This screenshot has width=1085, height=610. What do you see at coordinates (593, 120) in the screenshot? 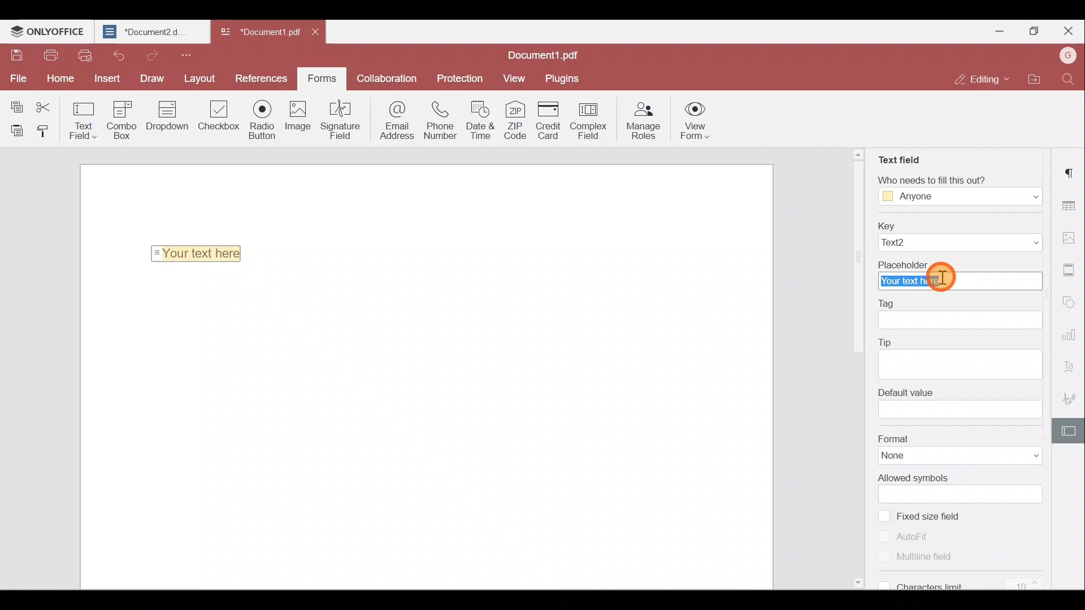
I see `Complex field` at bounding box center [593, 120].